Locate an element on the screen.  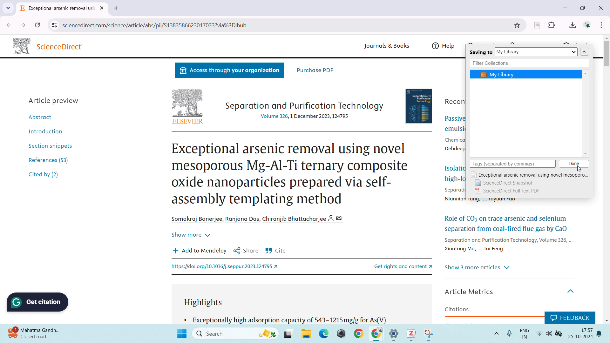
zotero app is located at coordinates (410, 333).